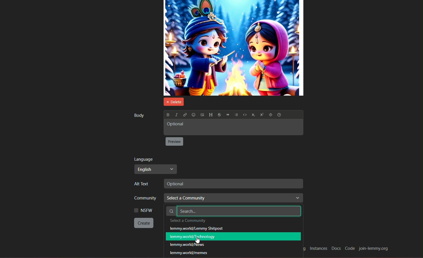 The image size is (423, 258). Describe the element at coordinates (143, 184) in the screenshot. I see `Alt Text` at that location.